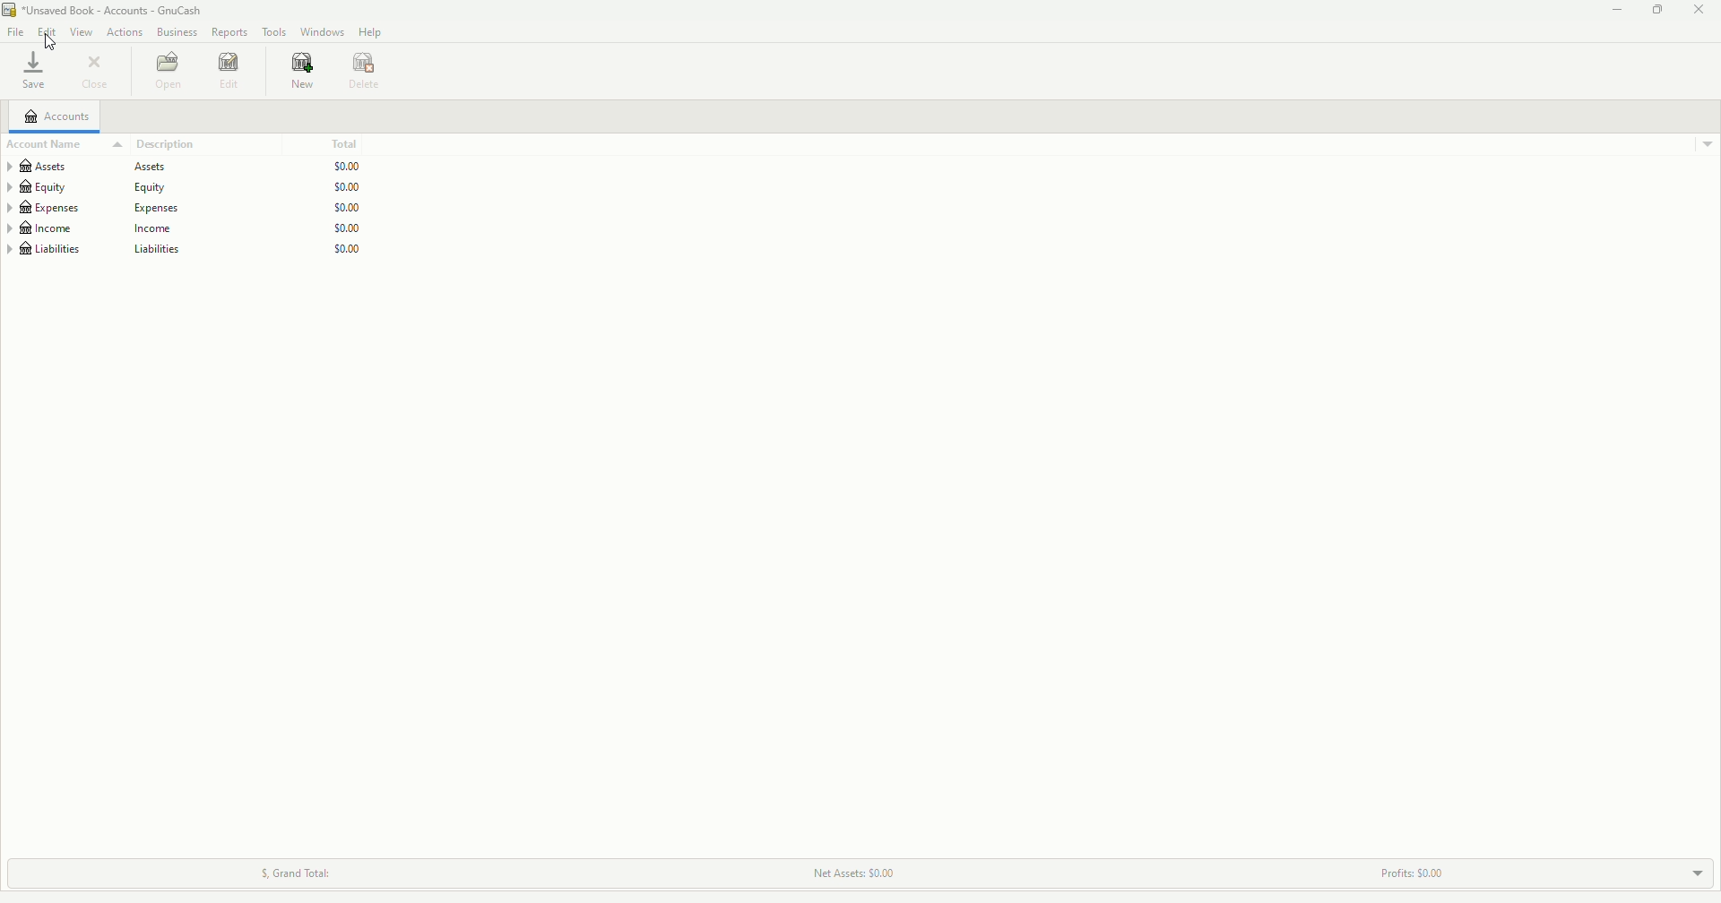 The height and width of the screenshot is (903, 1721). What do you see at coordinates (177, 32) in the screenshot?
I see `Business` at bounding box center [177, 32].